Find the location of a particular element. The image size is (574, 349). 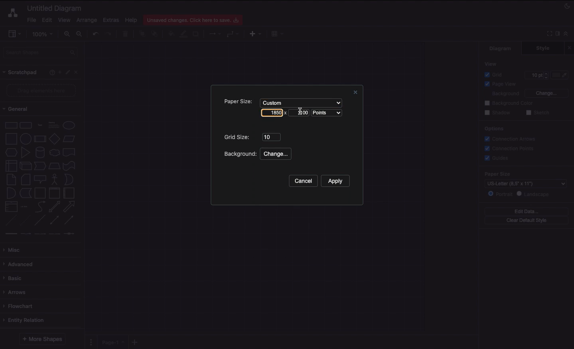

Diamond is located at coordinates (54, 139).